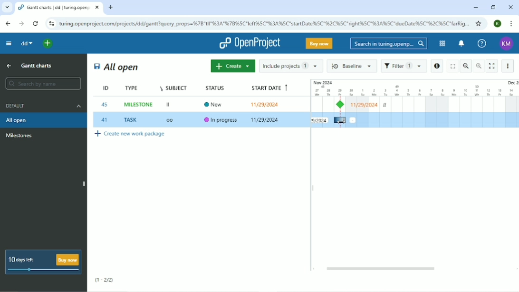 This screenshot has height=292, width=519. Describe the element at coordinates (19, 136) in the screenshot. I see `Milestone` at that location.